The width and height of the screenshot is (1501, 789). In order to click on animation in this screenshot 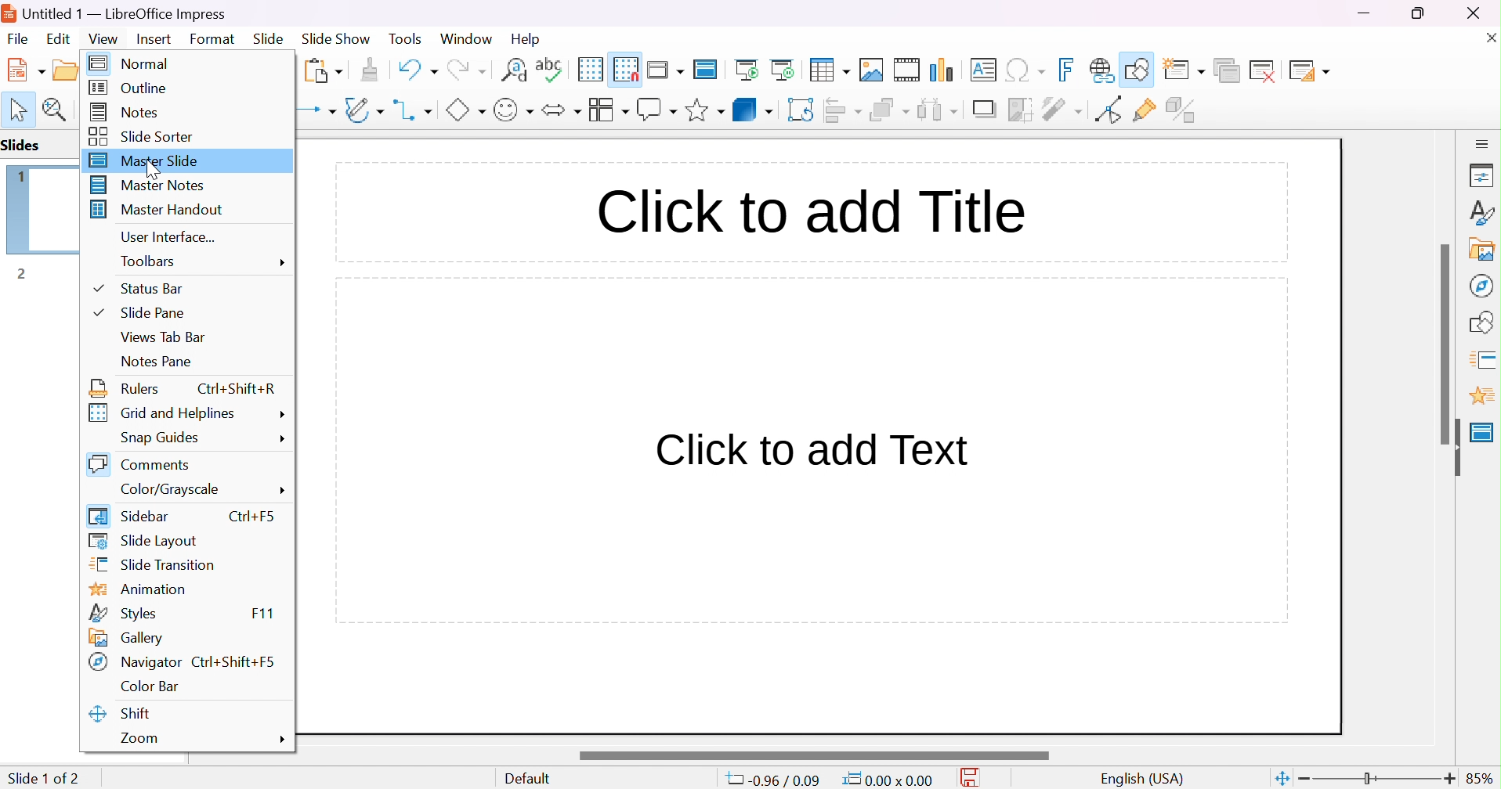, I will do `click(138, 590)`.